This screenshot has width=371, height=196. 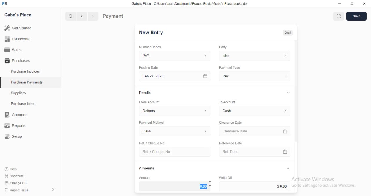 I want to click on Purchase Invoices, so click(x=26, y=71).